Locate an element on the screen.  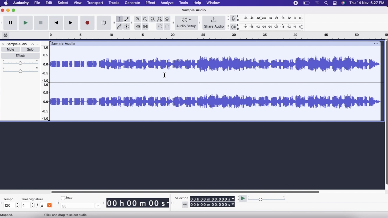
Selection is located at coordinates (182, 197).